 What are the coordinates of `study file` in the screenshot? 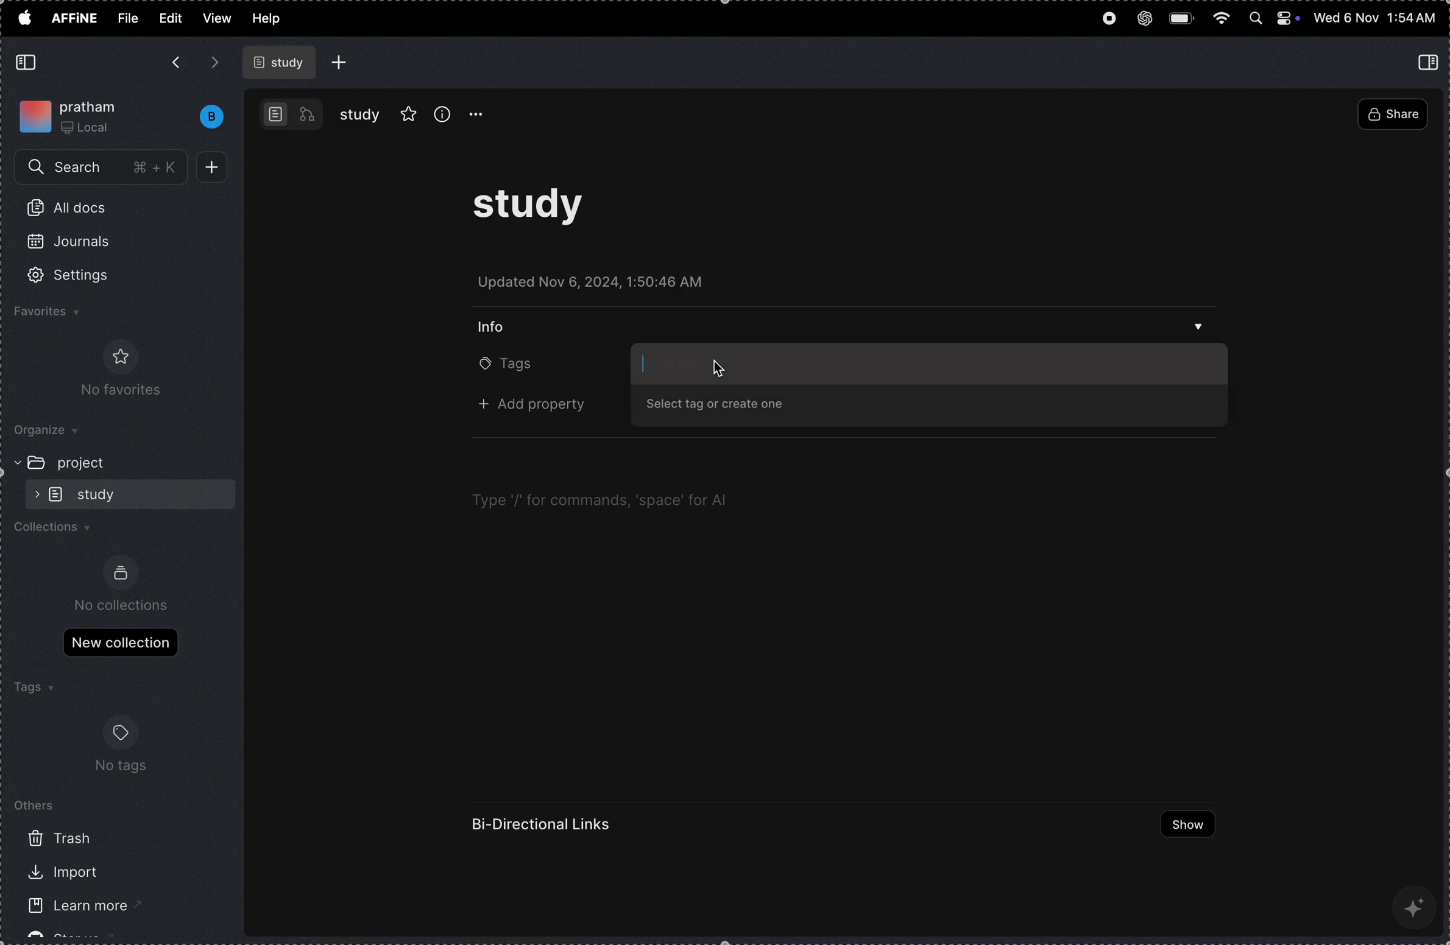 It's located at (281, 62).